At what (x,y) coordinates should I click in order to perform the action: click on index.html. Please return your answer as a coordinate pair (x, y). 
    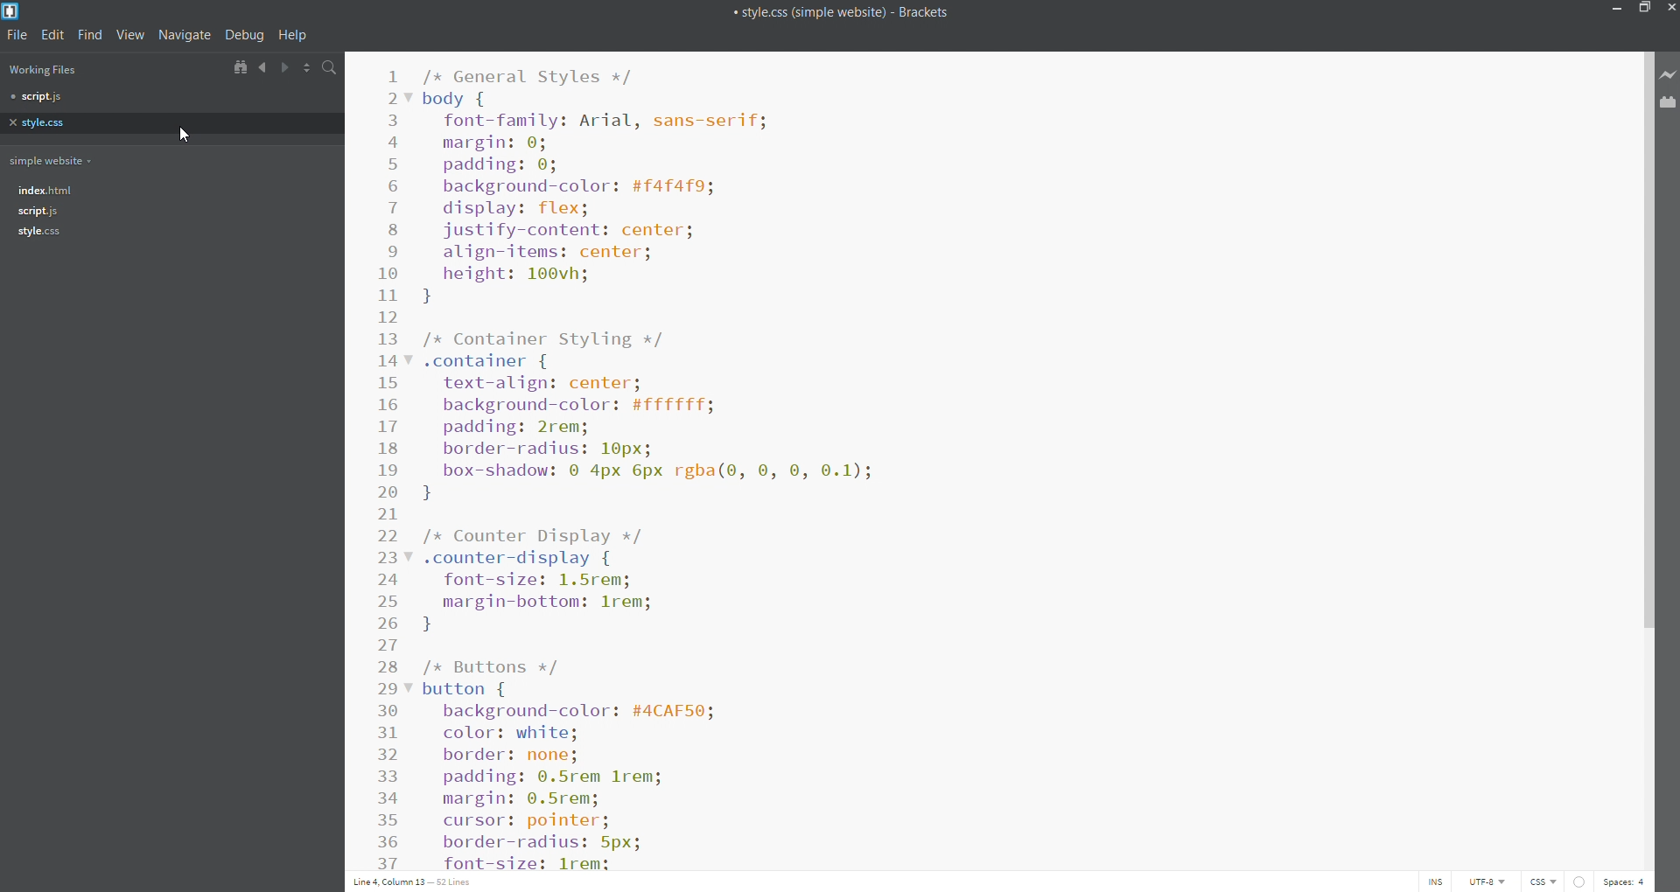
    Looking at the image, I should click on (169, 190).